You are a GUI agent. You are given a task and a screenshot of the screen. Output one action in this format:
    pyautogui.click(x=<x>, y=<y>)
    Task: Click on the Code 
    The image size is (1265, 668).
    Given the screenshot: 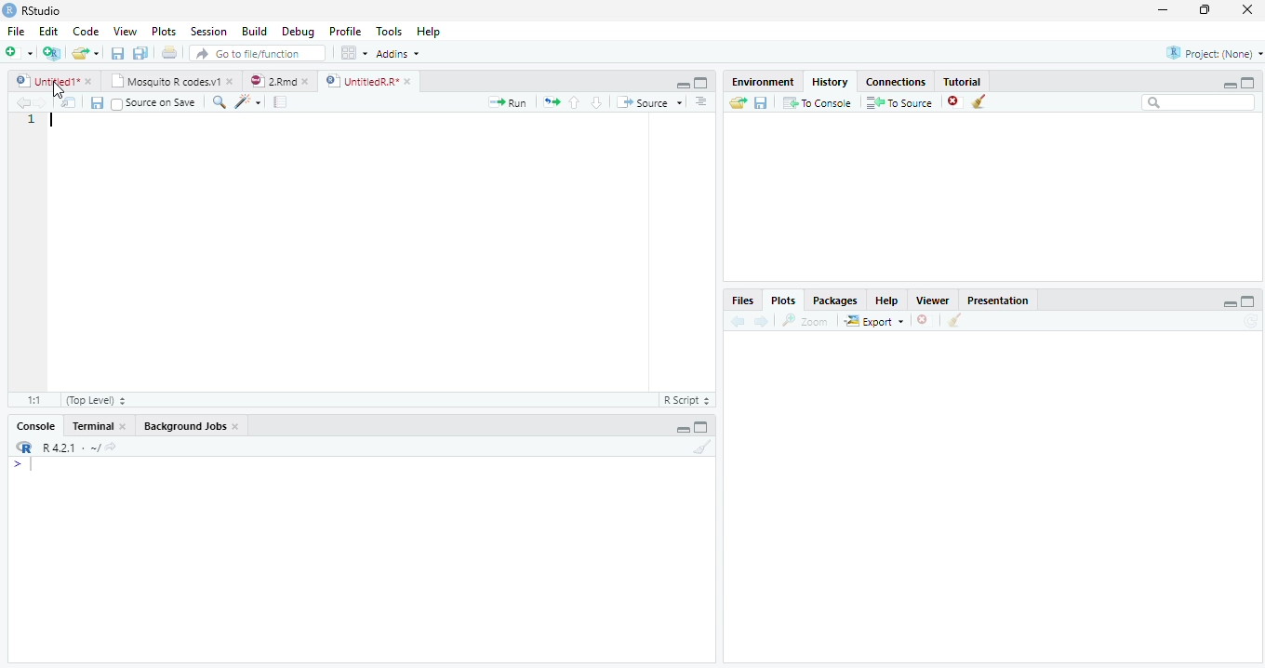 What is the action you would take?
    pyautogui.click(x=250, y=102)
    